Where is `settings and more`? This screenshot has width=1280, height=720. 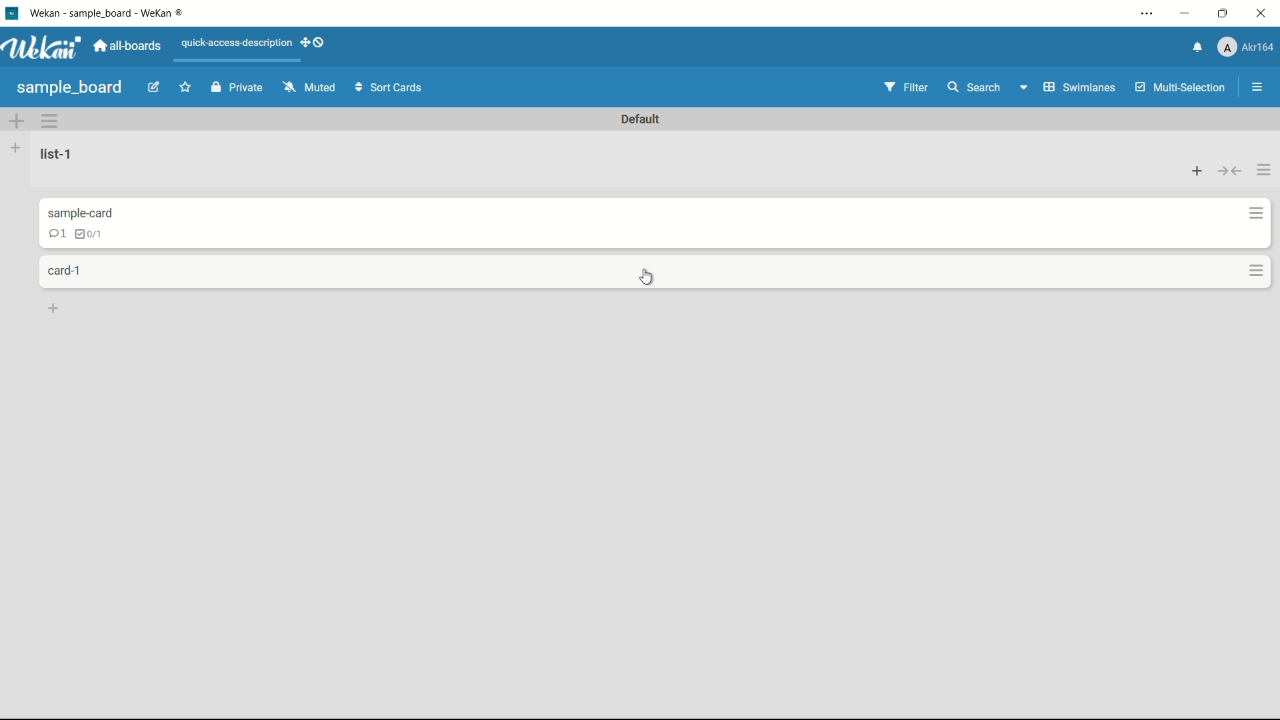
settings and more is located at coordinates (1145, 14).